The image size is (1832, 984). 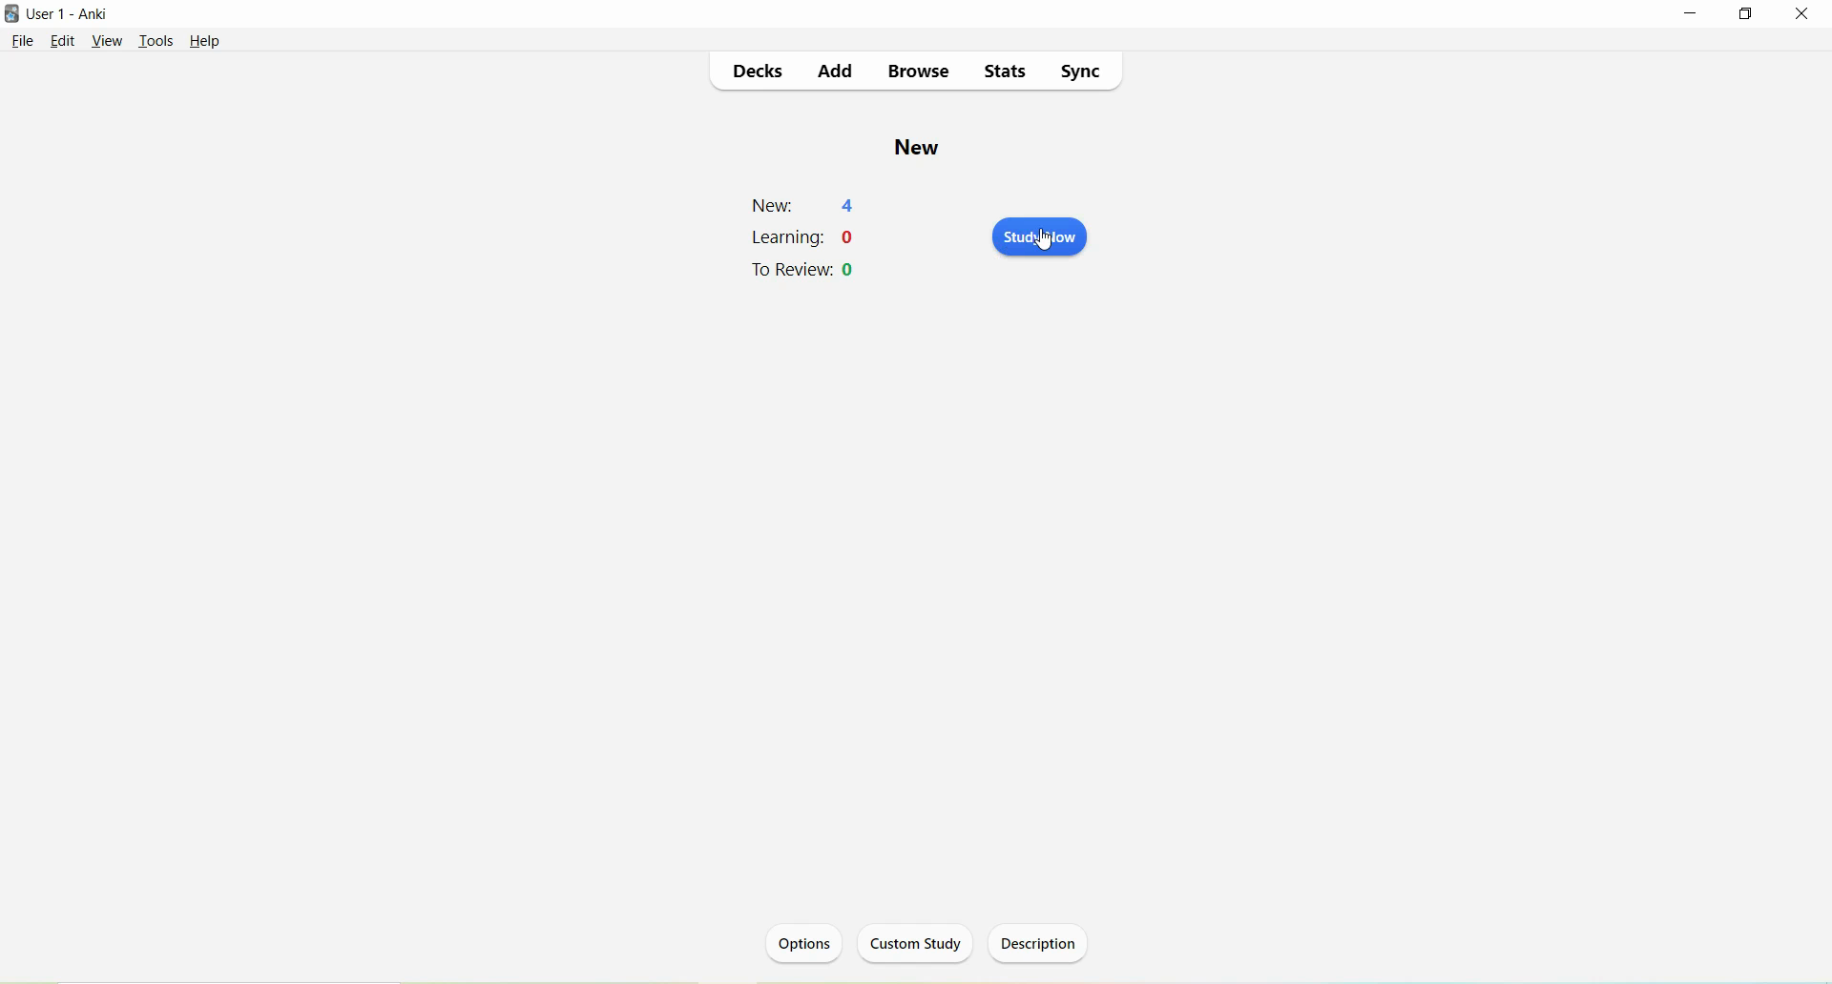 What do you see at coordinates (837, 72) in the screenshot?
I see `Add` at bounding box center [837, 72].